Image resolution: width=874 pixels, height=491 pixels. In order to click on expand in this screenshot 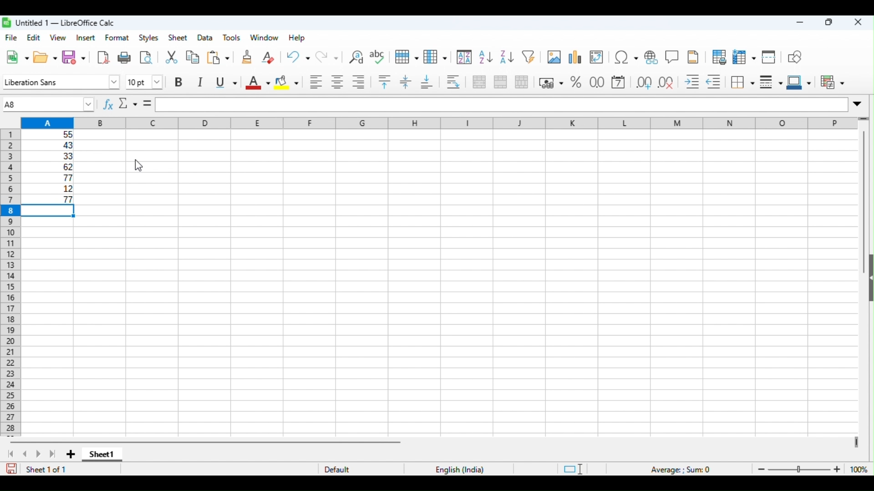, I will do `click(860, 104)`.